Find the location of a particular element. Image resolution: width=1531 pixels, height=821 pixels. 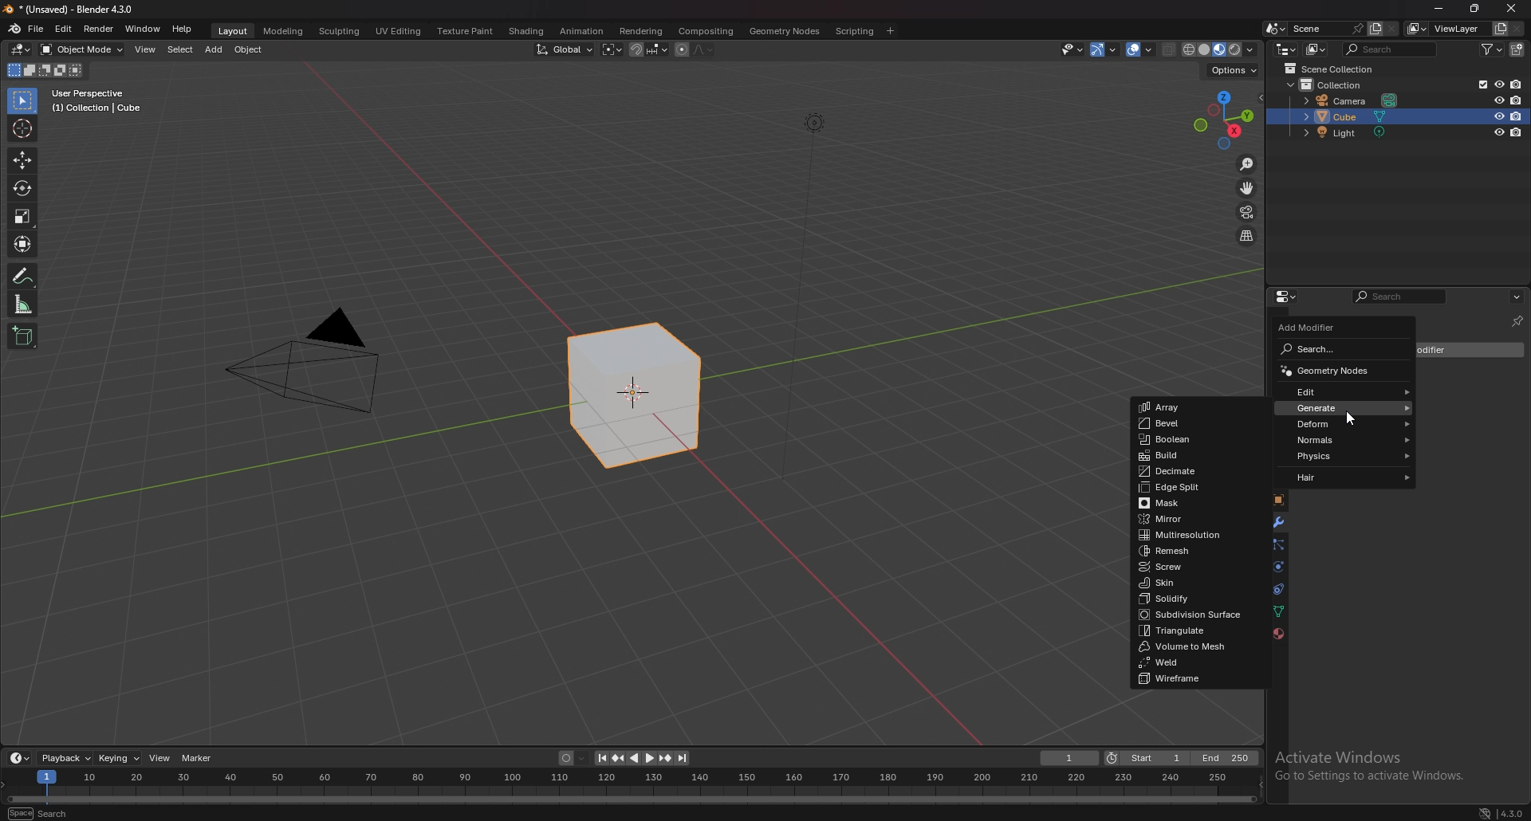

hide in viewport is located at coordinates (1498, 84).